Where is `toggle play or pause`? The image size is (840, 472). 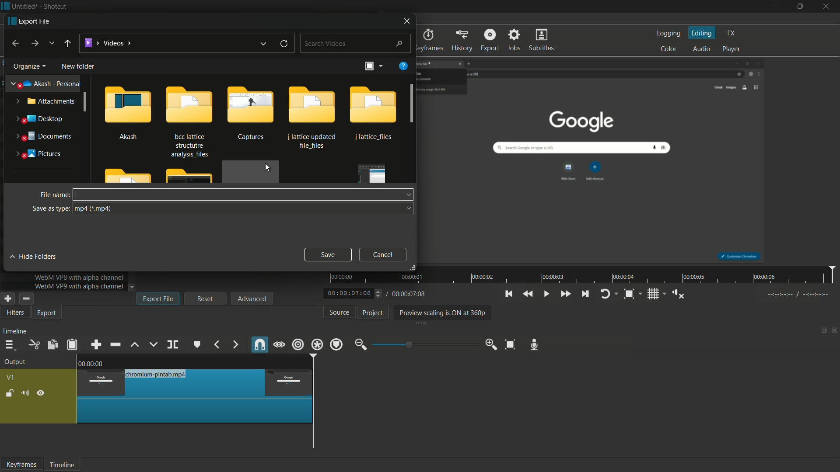 toggle play or pause is located at coordinates (546, 293).